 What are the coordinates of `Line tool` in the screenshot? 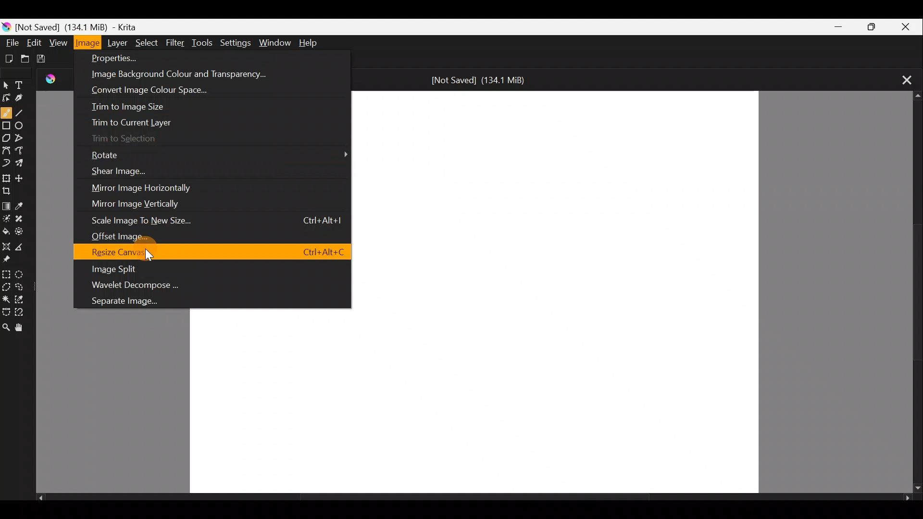 It's located at (22, 113).